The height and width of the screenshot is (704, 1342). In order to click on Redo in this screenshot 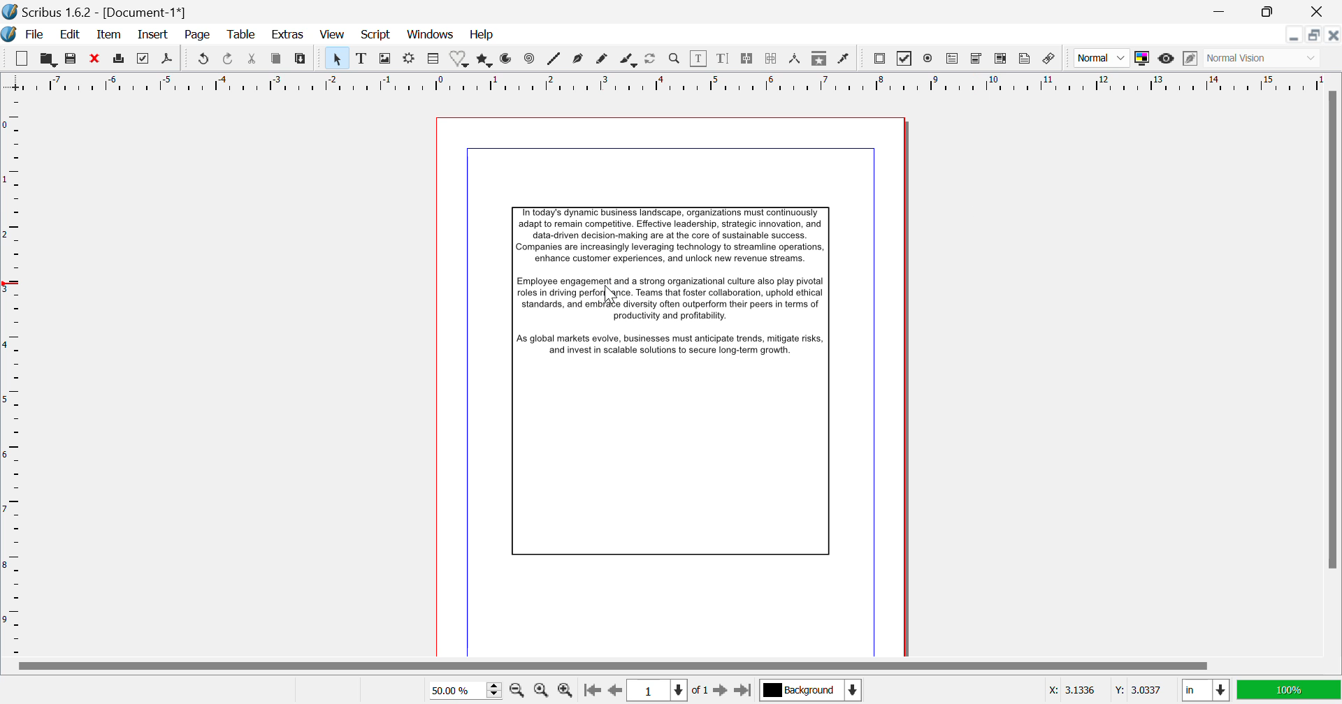, I will do `click(205, 59)`.